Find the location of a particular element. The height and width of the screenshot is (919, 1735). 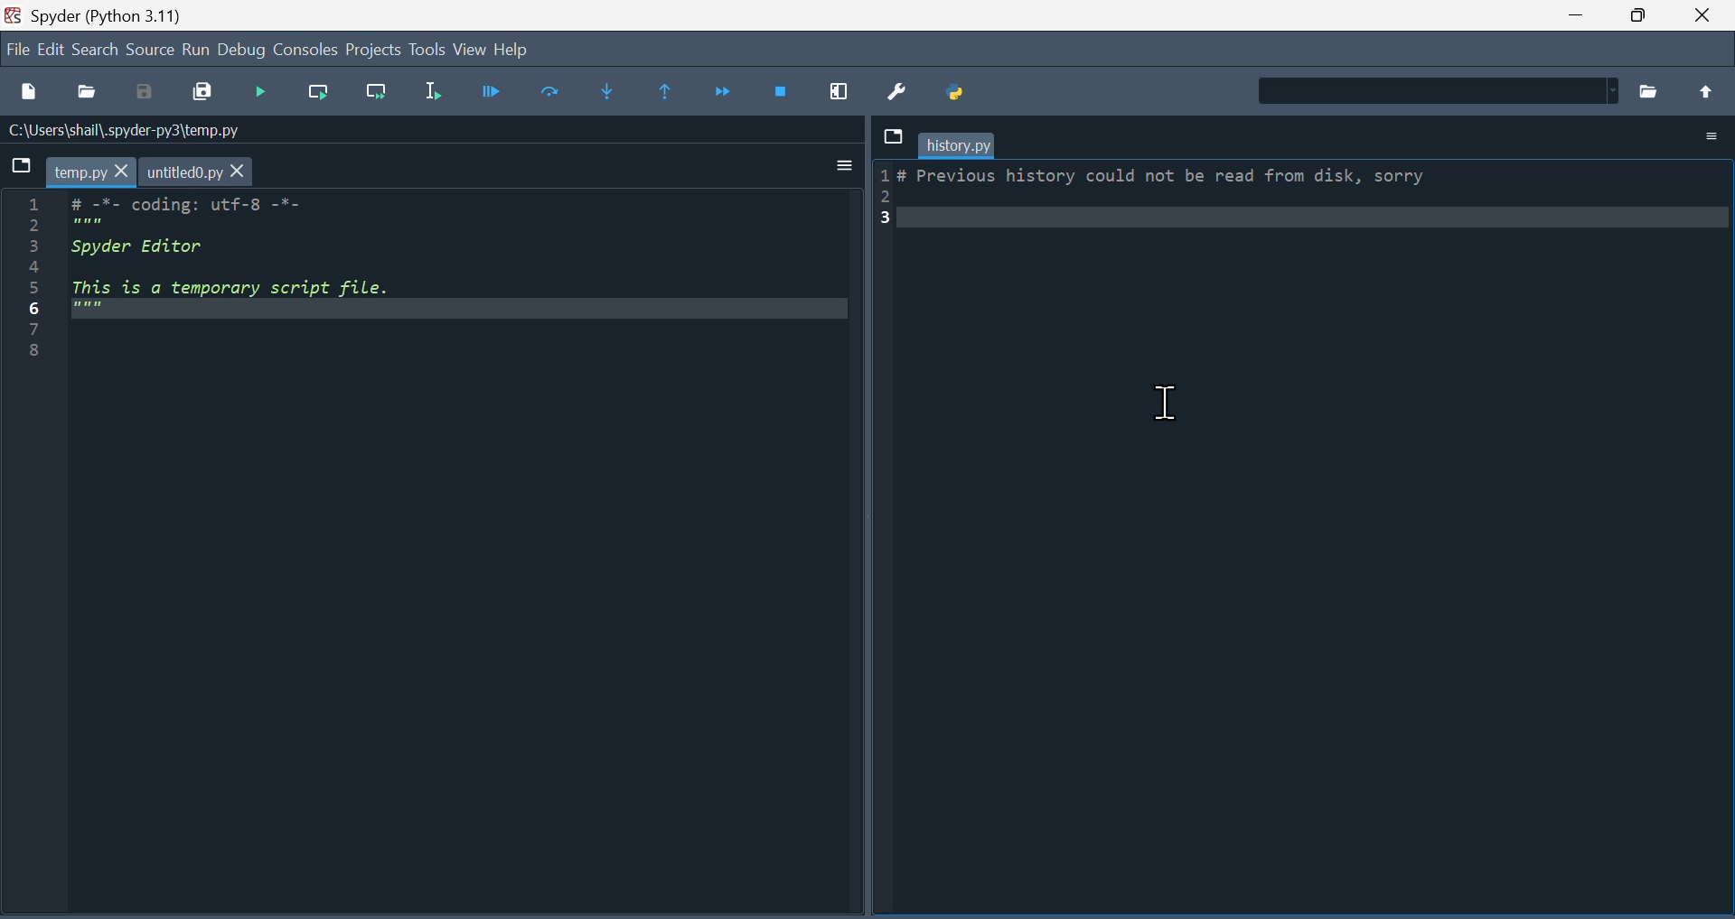

New file is located at coordinates (32, 93).